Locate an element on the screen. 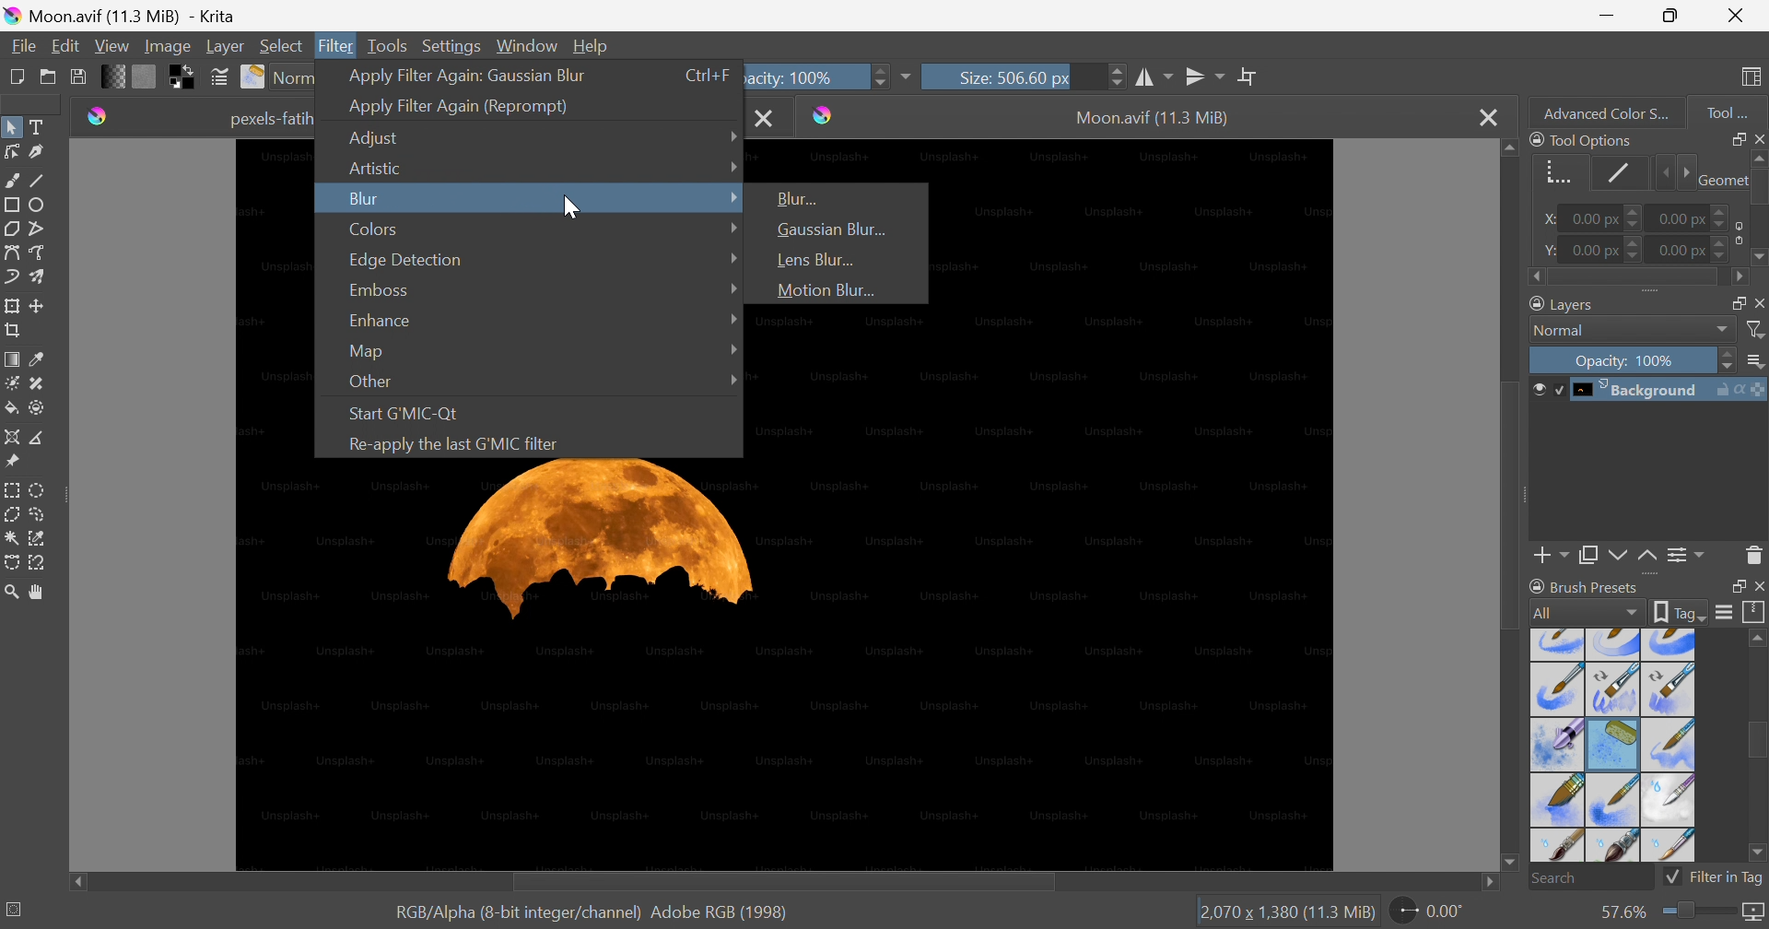 This screenshot has width=1769, height=929. Line tool is located at coordinates (38, 176).